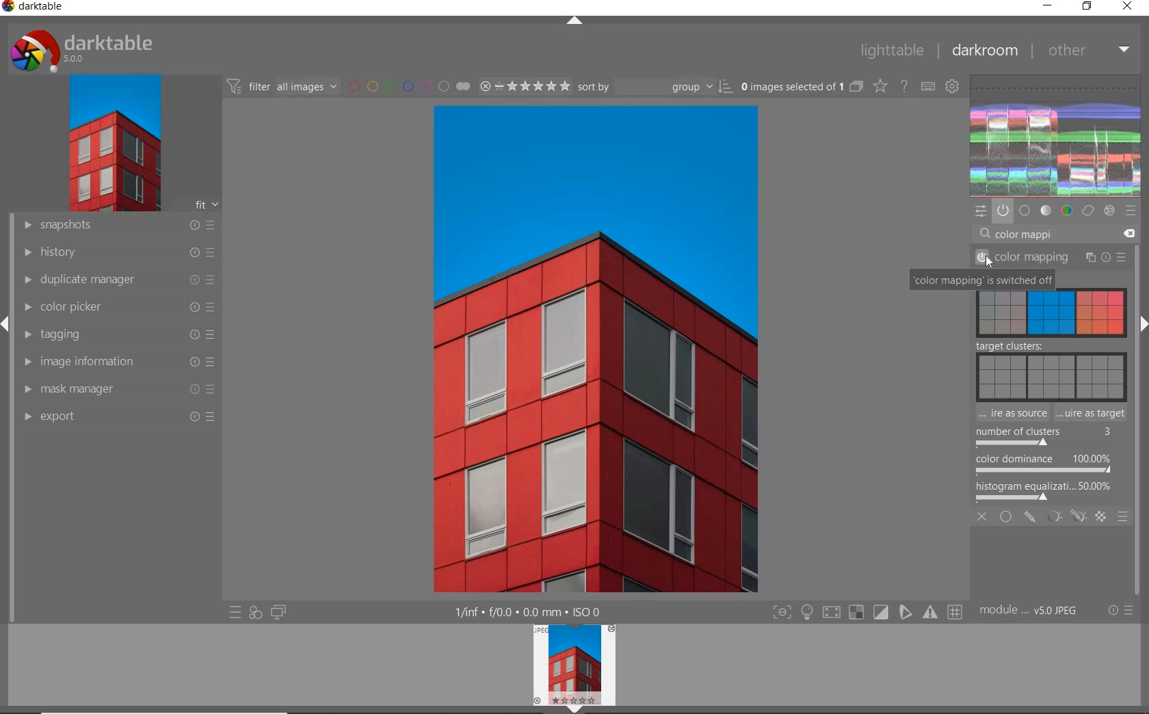 The height and width of the screenshot is (714, 1149). Describe the element at coordinates (1064, 518) in the screenshot. I see `MASKING OPTIONS` at that location.